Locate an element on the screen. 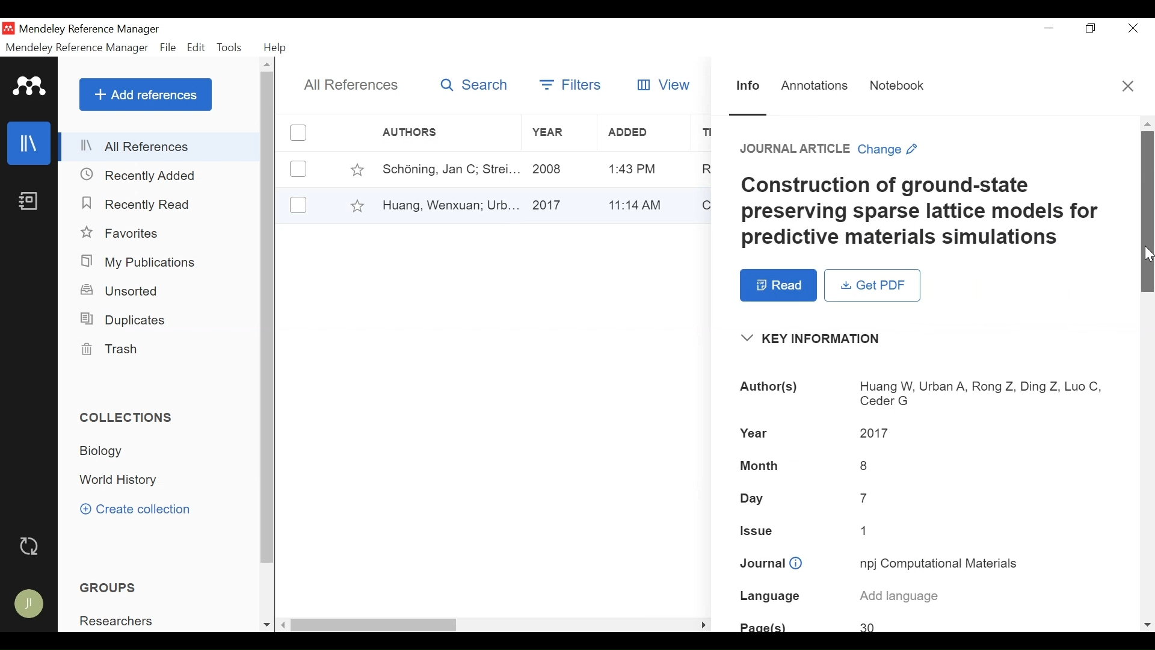 The image size is (1155, 650). Restore is located at coordinates (1092, 28).